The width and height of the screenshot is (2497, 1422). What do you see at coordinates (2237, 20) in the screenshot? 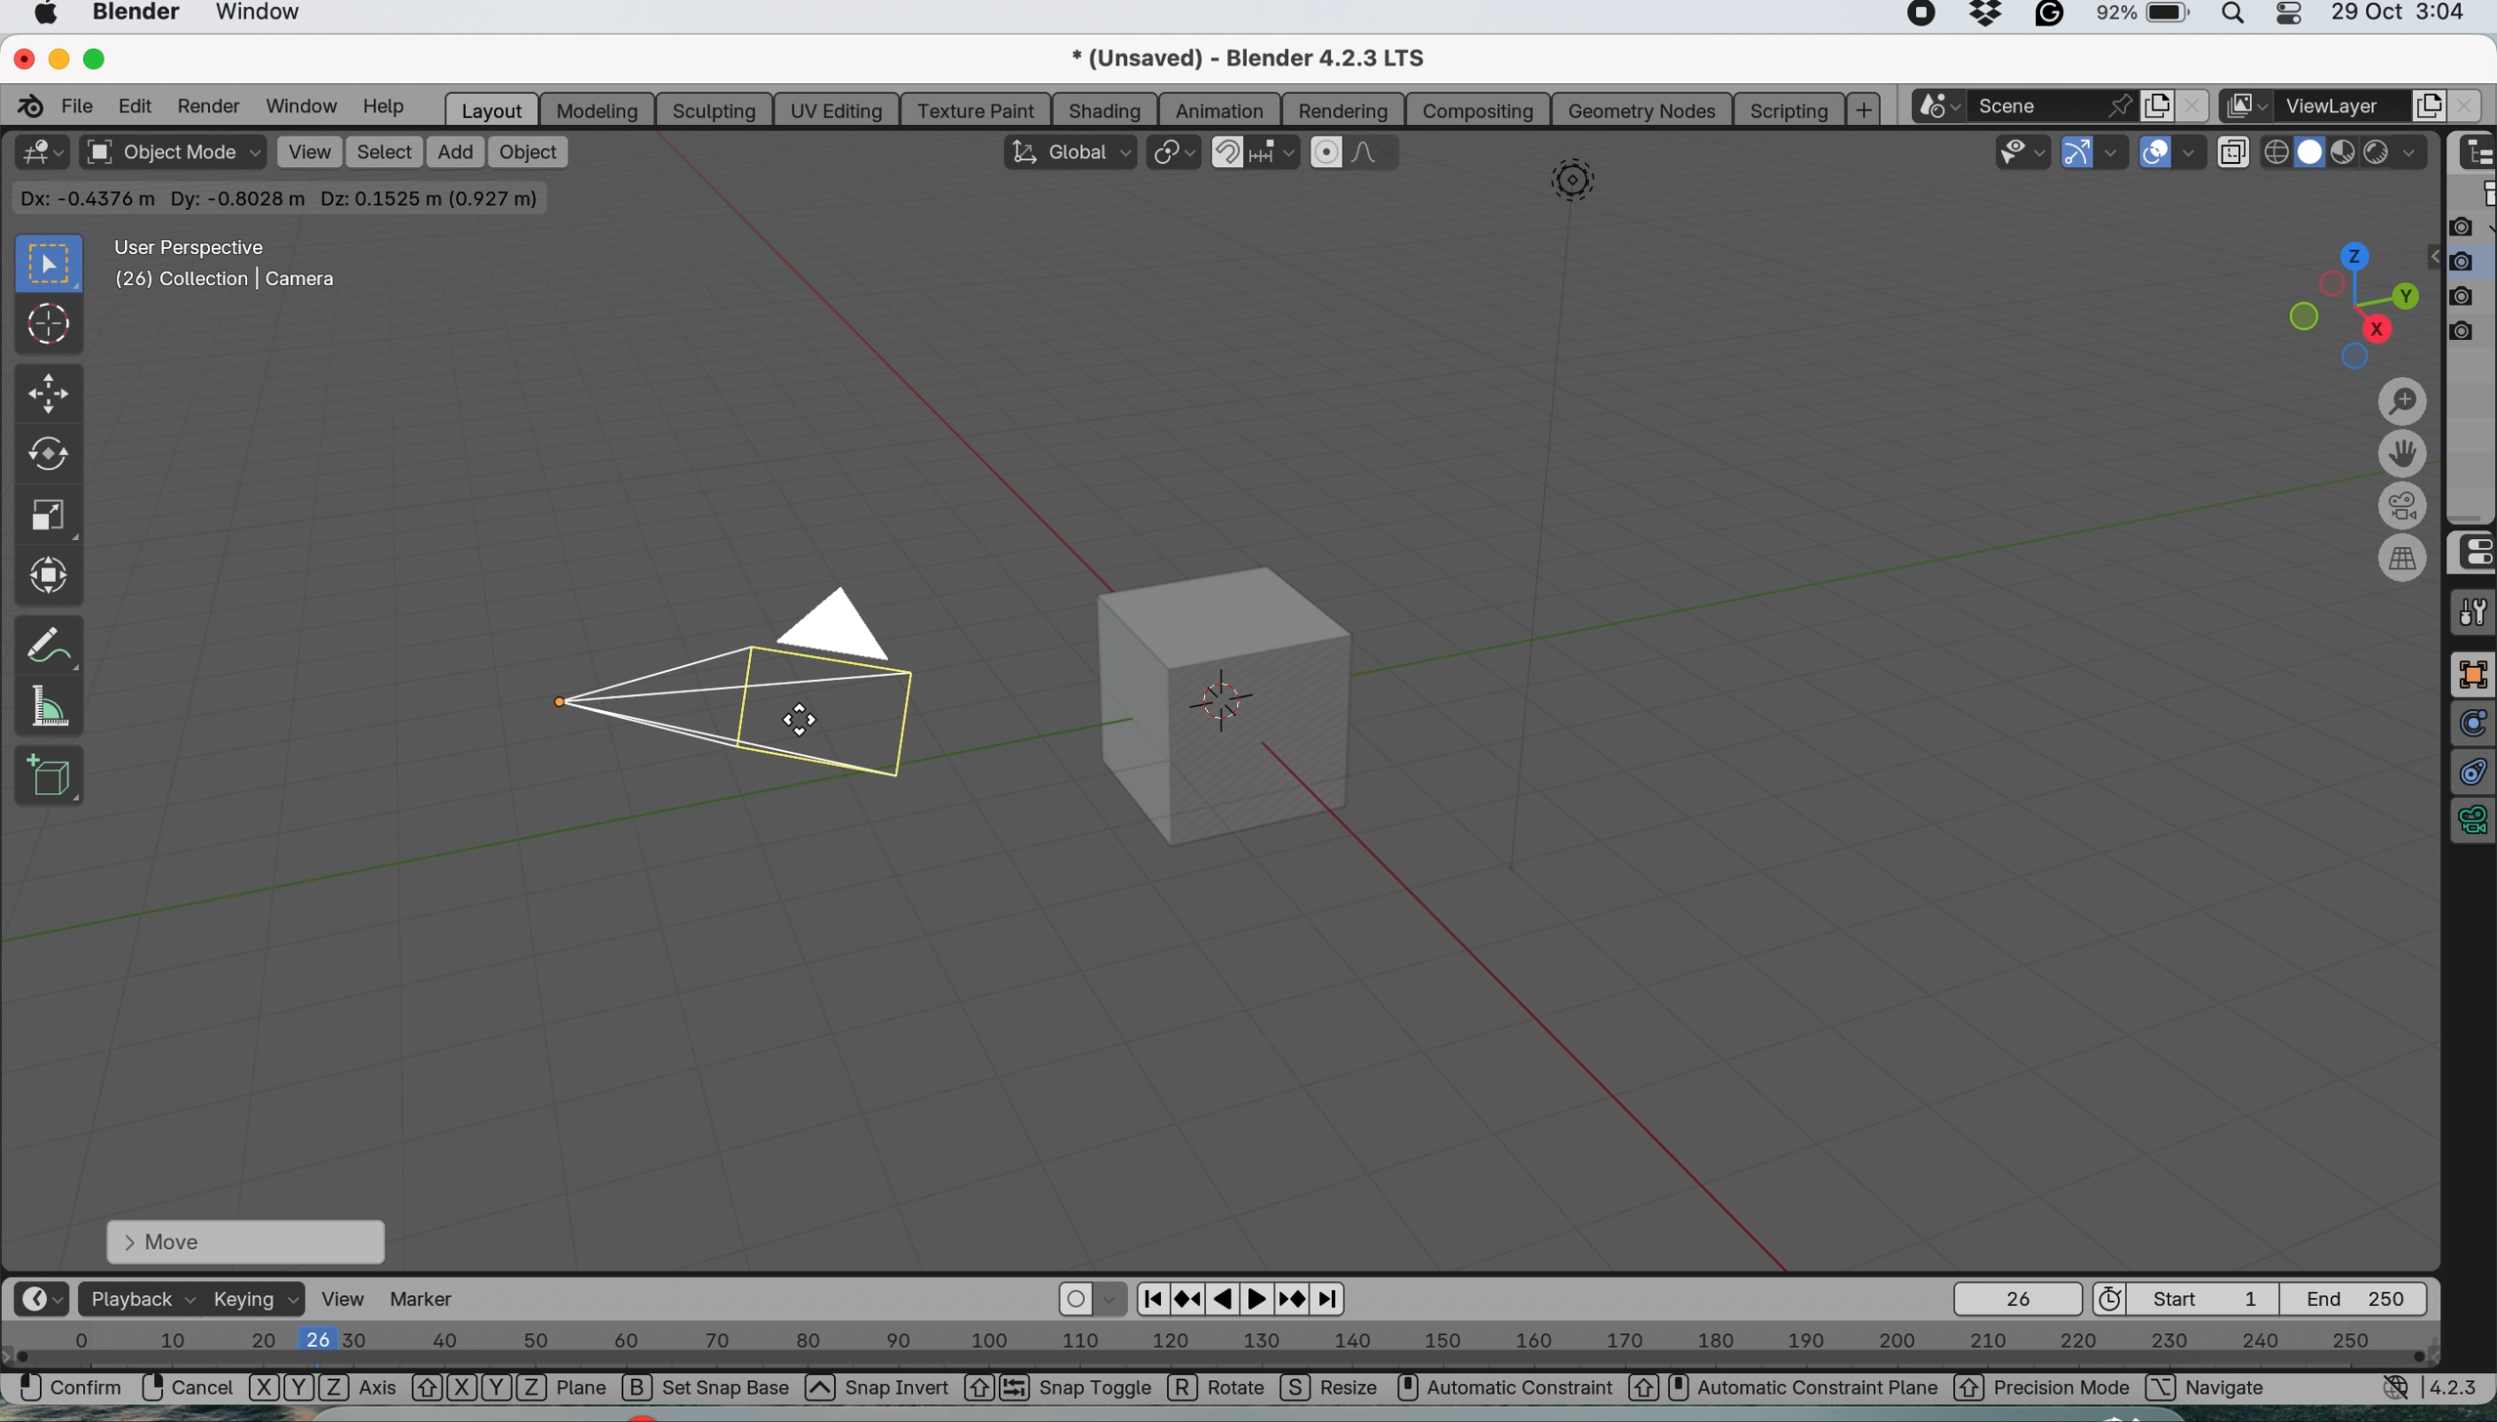
I see `spotlight search` at bounding box center [2237, 20].